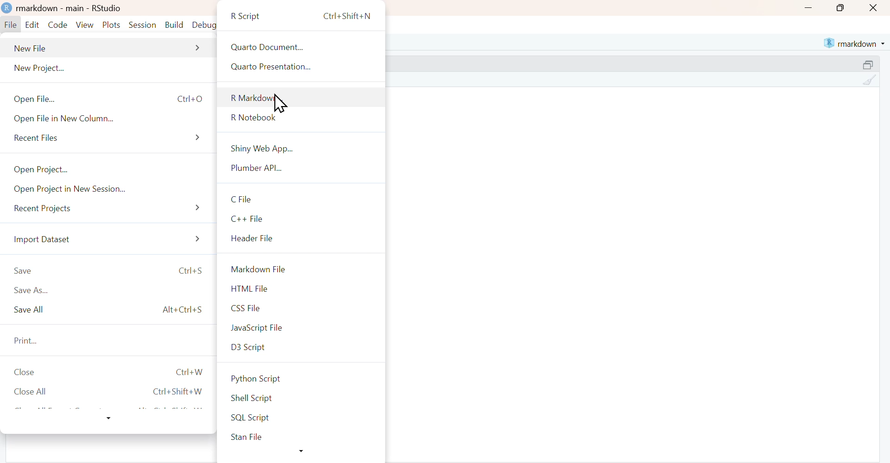 This screenshot has height=463, width=890. I want to click on Logo, so click(7, 8).